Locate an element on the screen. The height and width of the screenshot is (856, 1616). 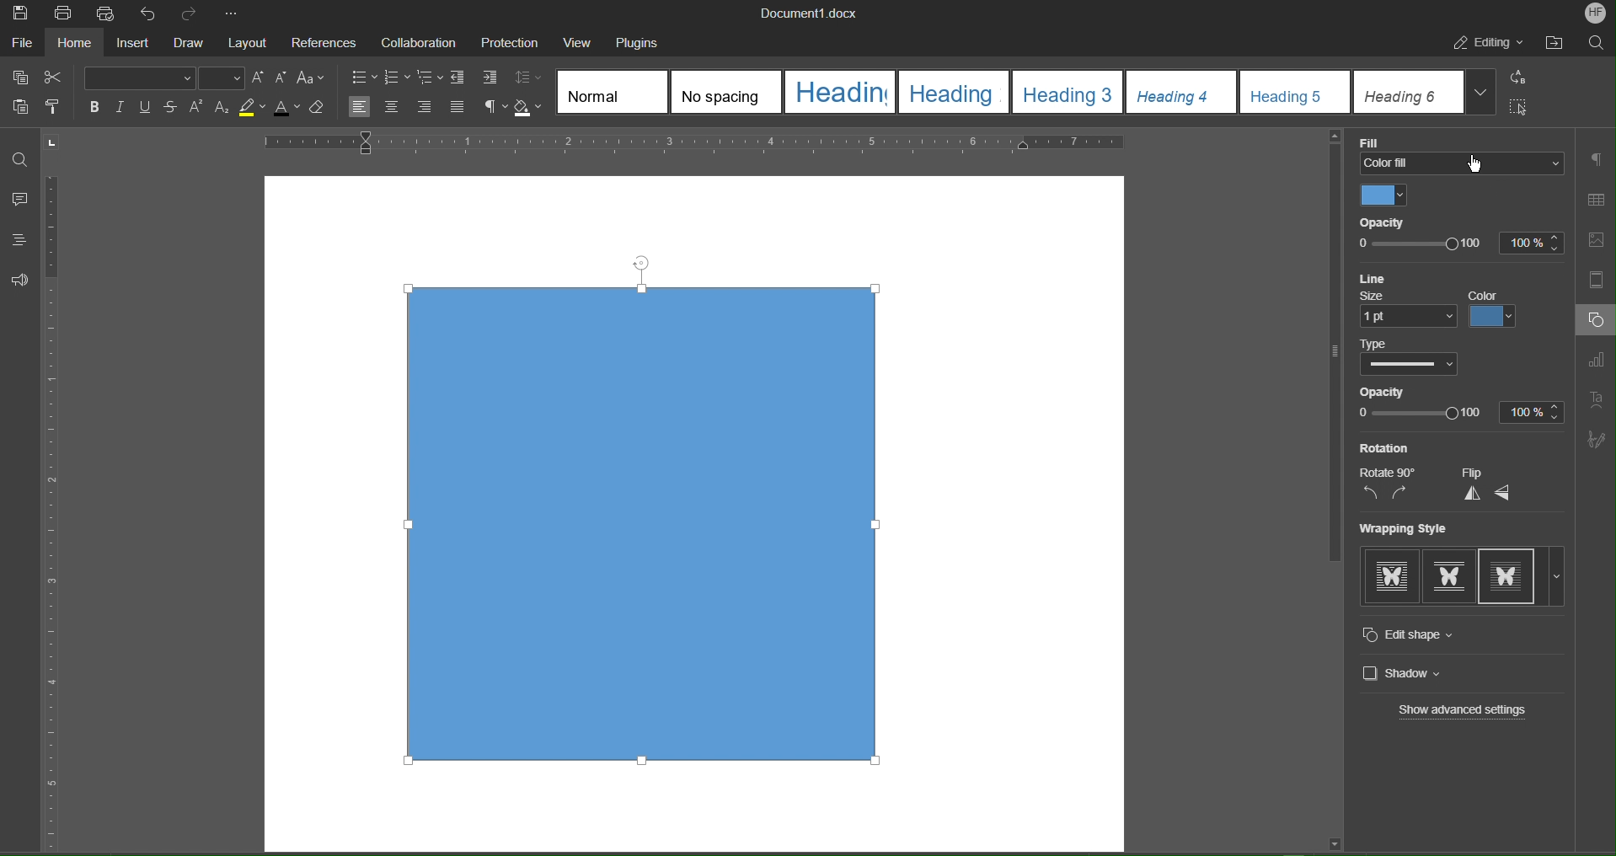
Horizontally is located at coordinates (1503, 495).